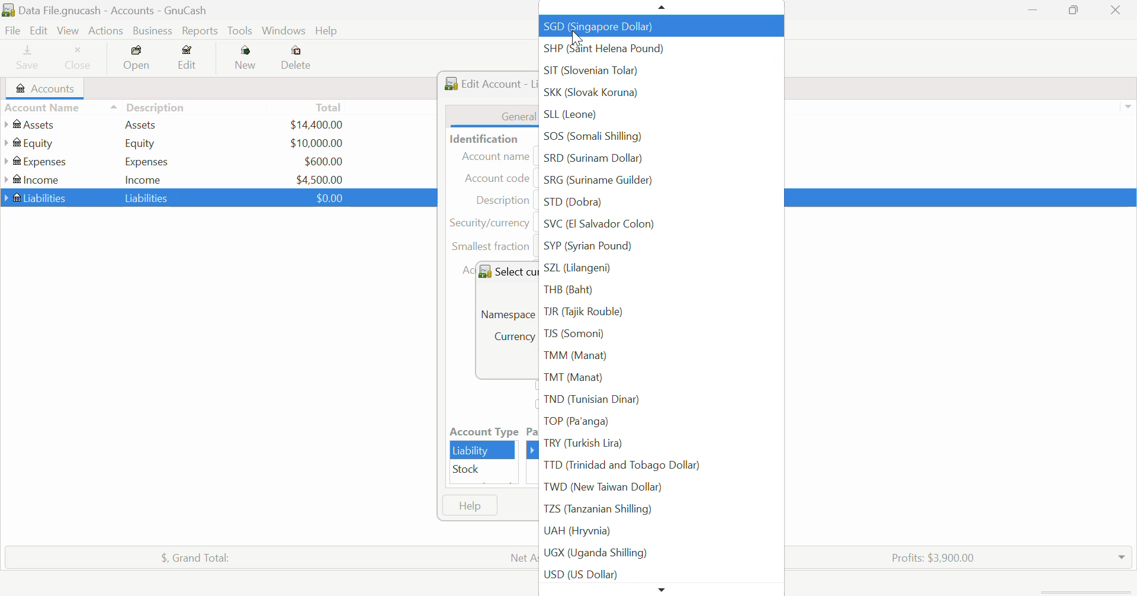 The width and height of the screenshot is (1137, 596). I want to click on TTD, so click(659, 466).